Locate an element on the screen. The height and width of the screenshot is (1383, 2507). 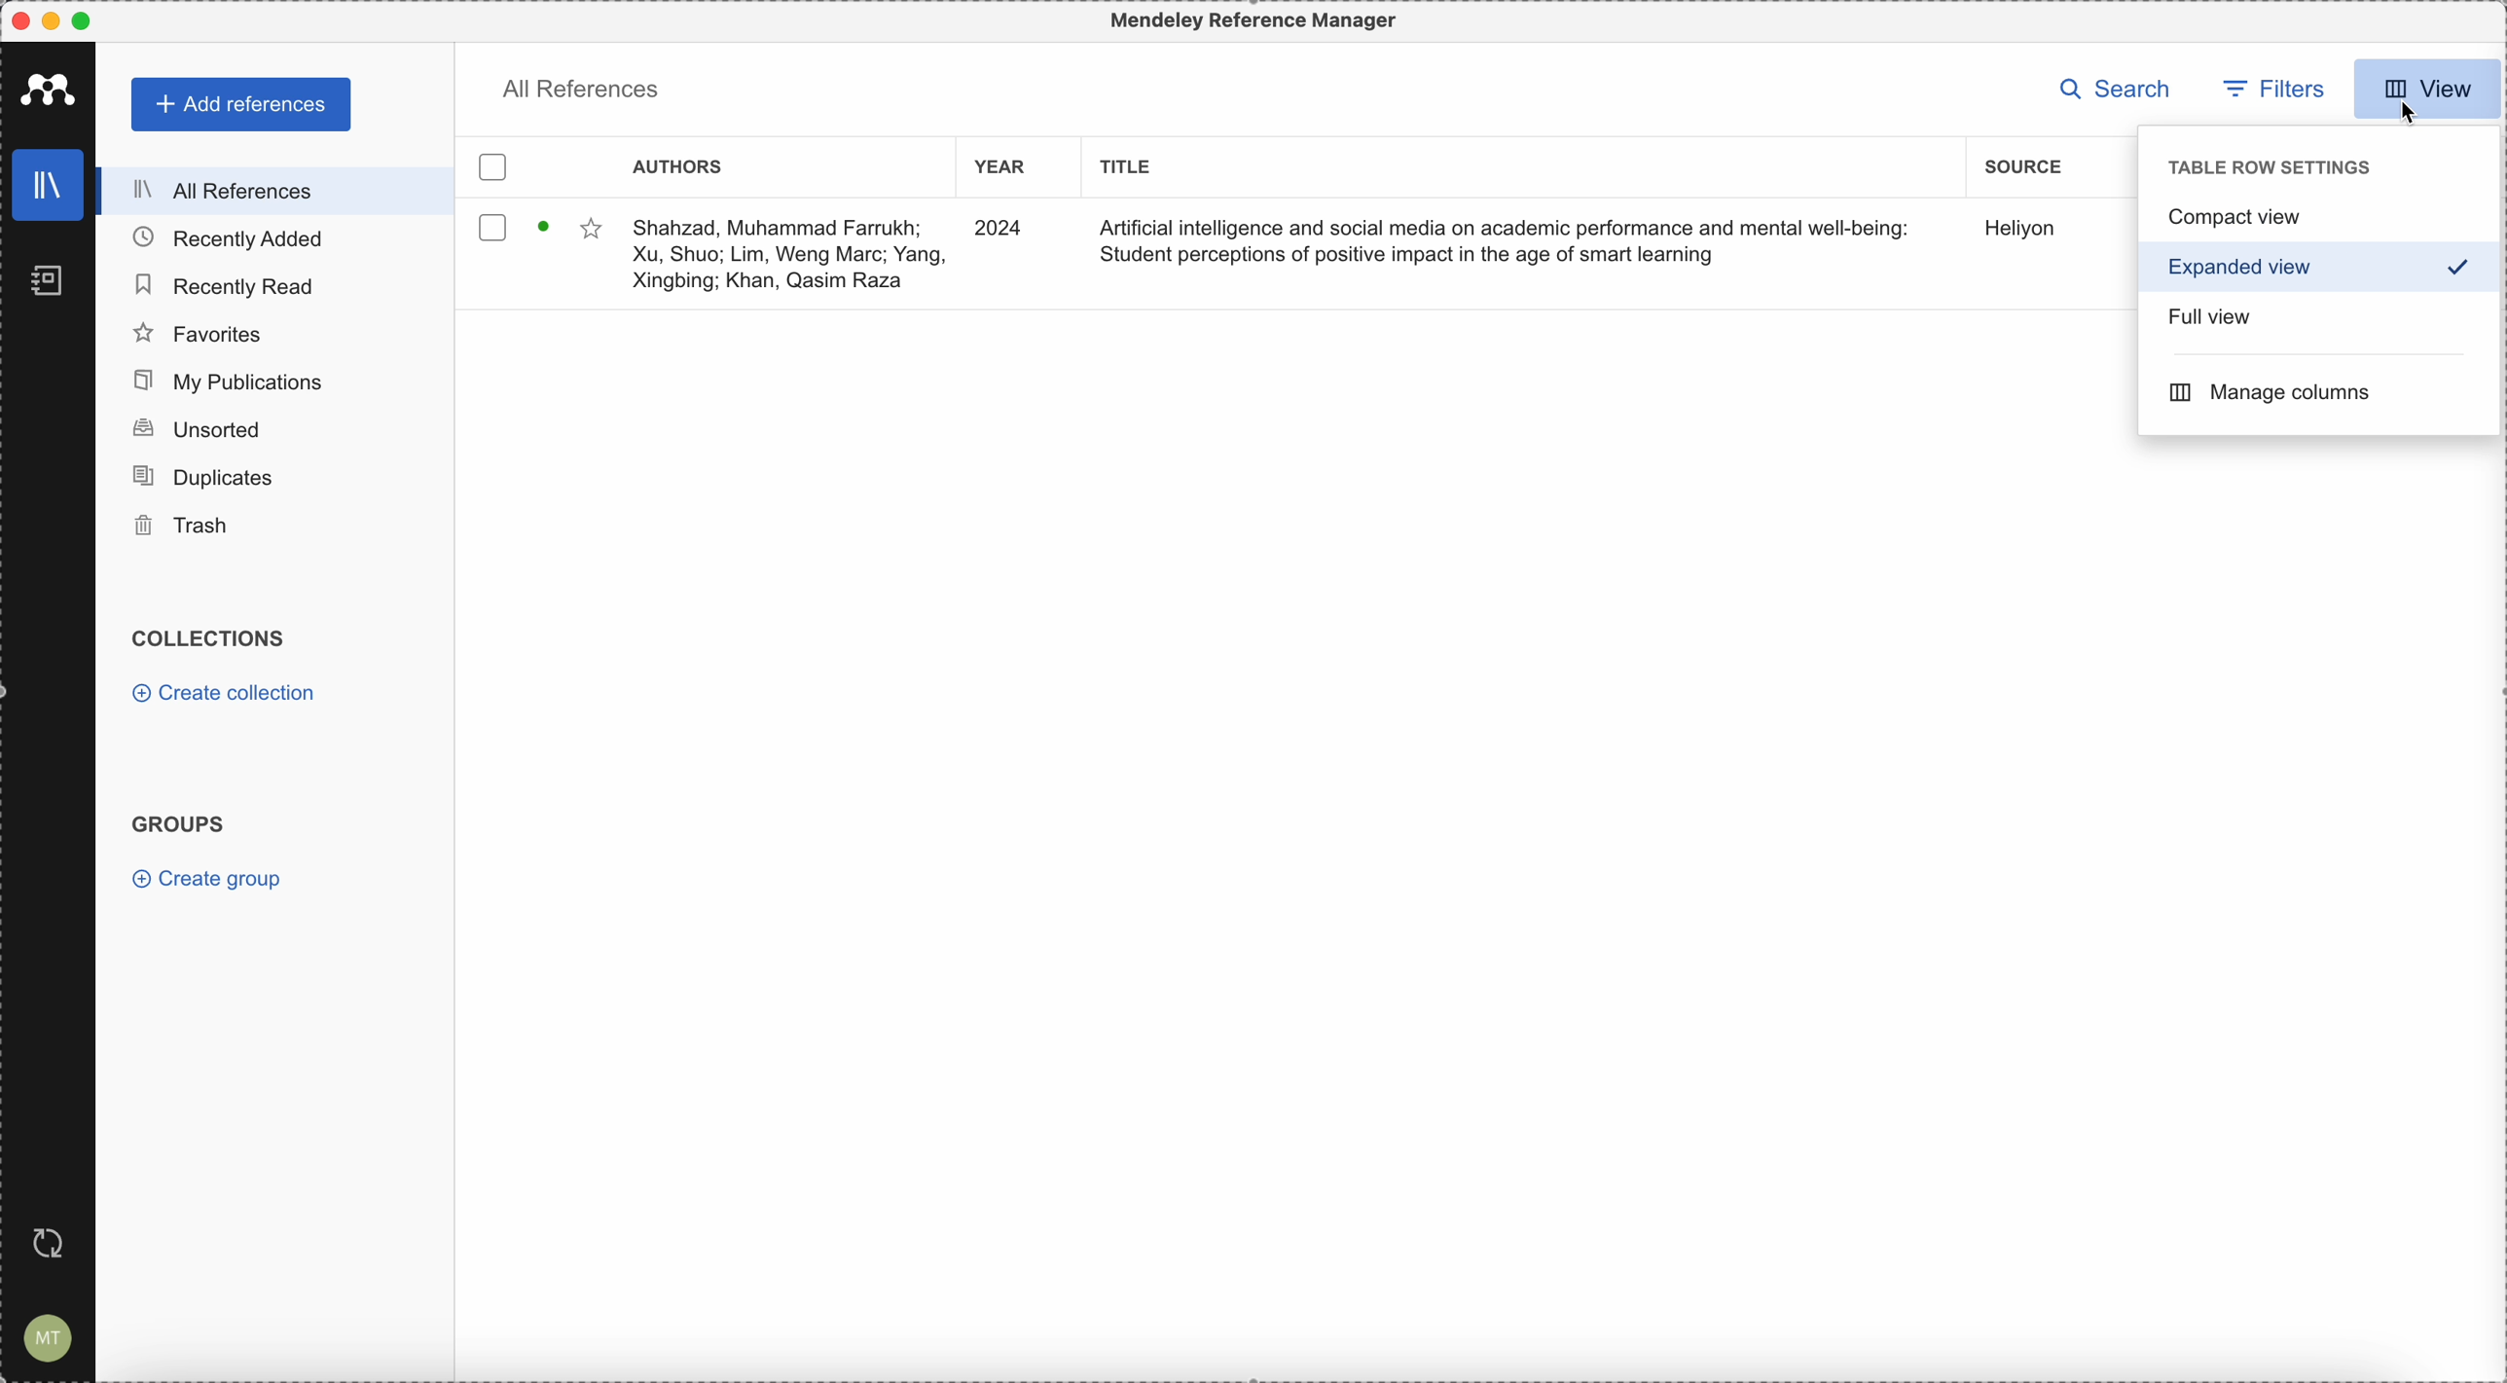
cursor is located at coordinates (2412, 118).